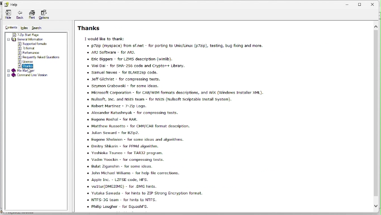 The image size is (381, 215). What do you see at coordinates (38, 27) in the screenshot?
I see `Search ` at bounding box center [38, 27].